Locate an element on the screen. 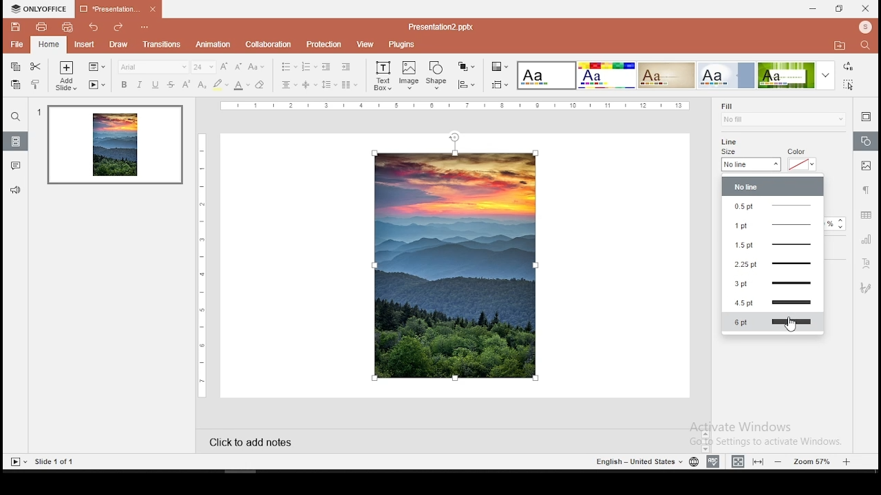 This screenshot has width=881, height=495. 2.25 pt is located at coordinates (773, 264).